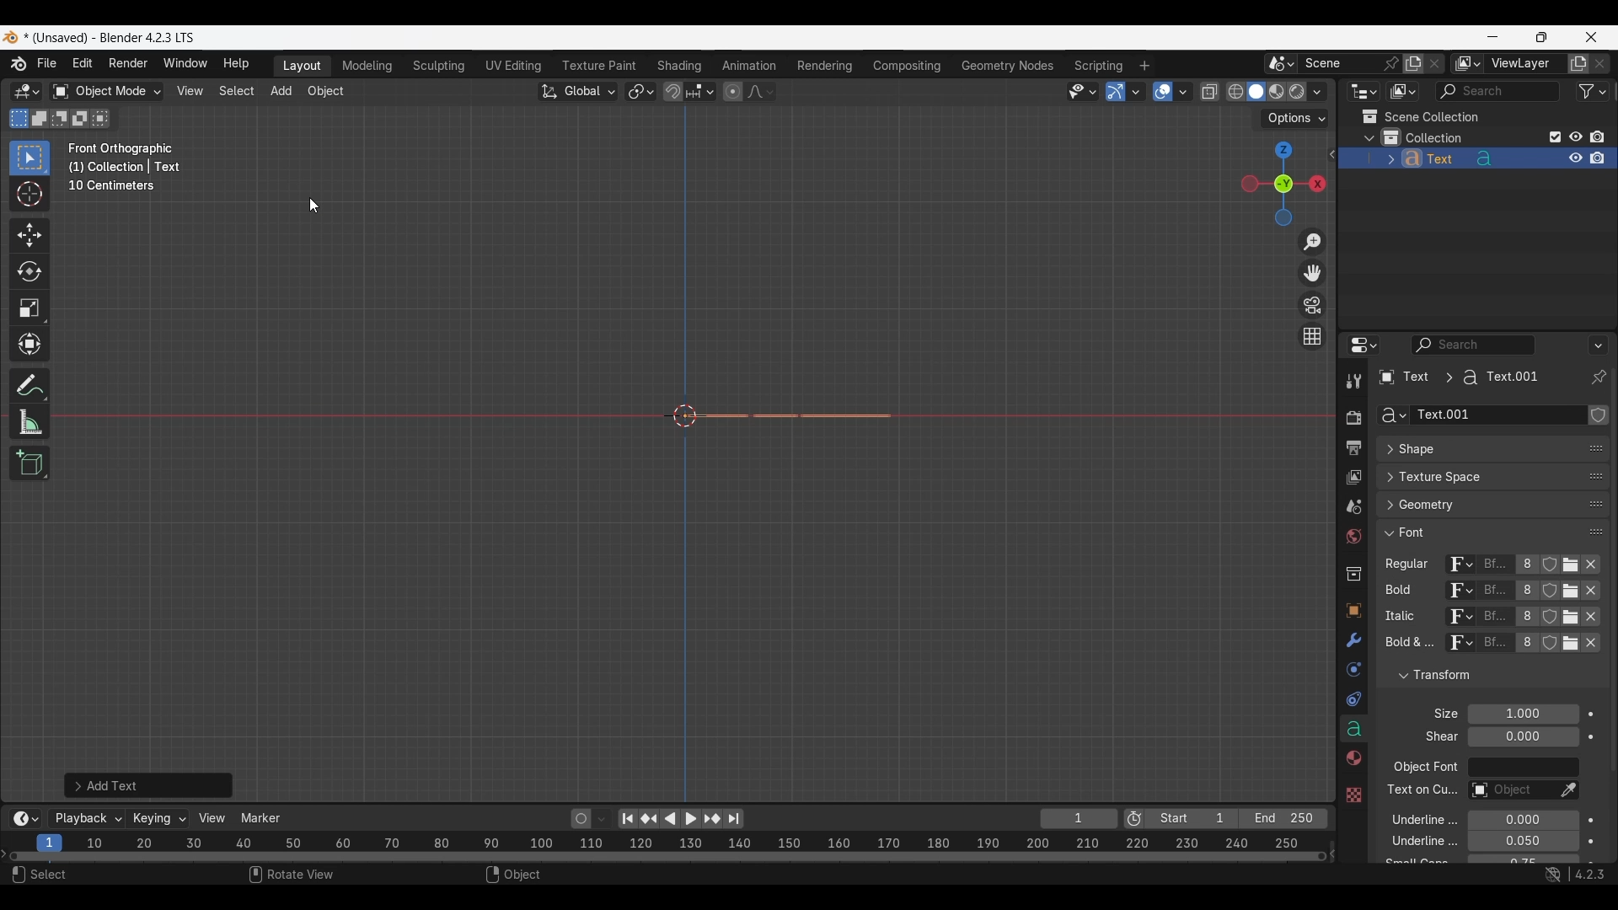 The height and width of the screenshot is (910, 1618). What do you see at coordinates (1364, 345) in the screenshot?
I see `Editor type` at bounding box center [1364, 345].